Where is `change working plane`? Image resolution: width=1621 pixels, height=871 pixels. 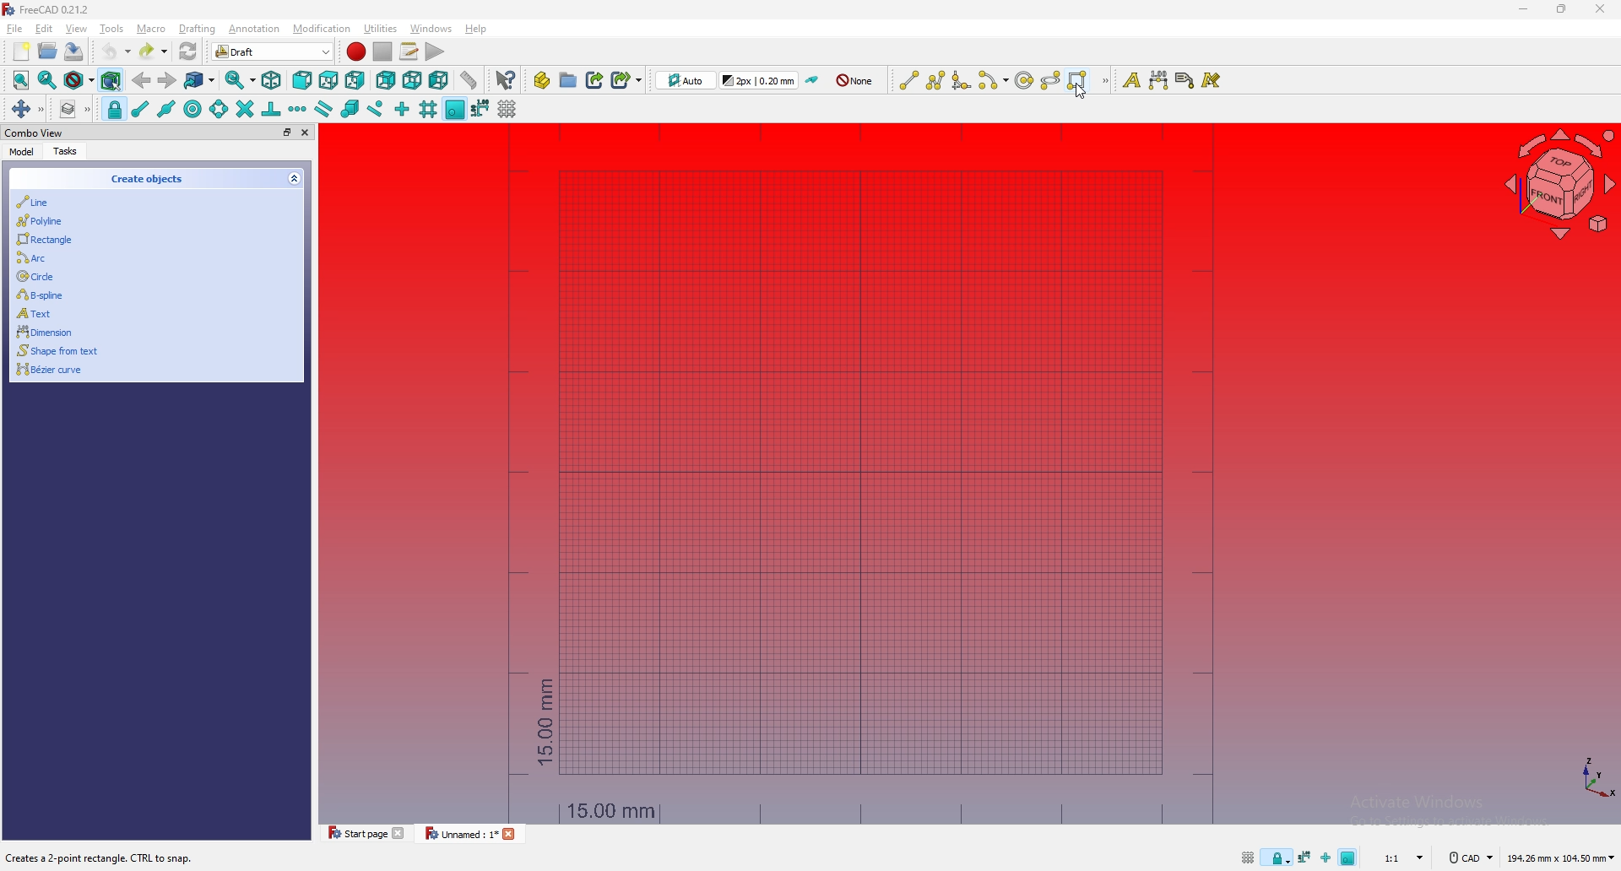
change working plane is located at coordinates (686, 79).